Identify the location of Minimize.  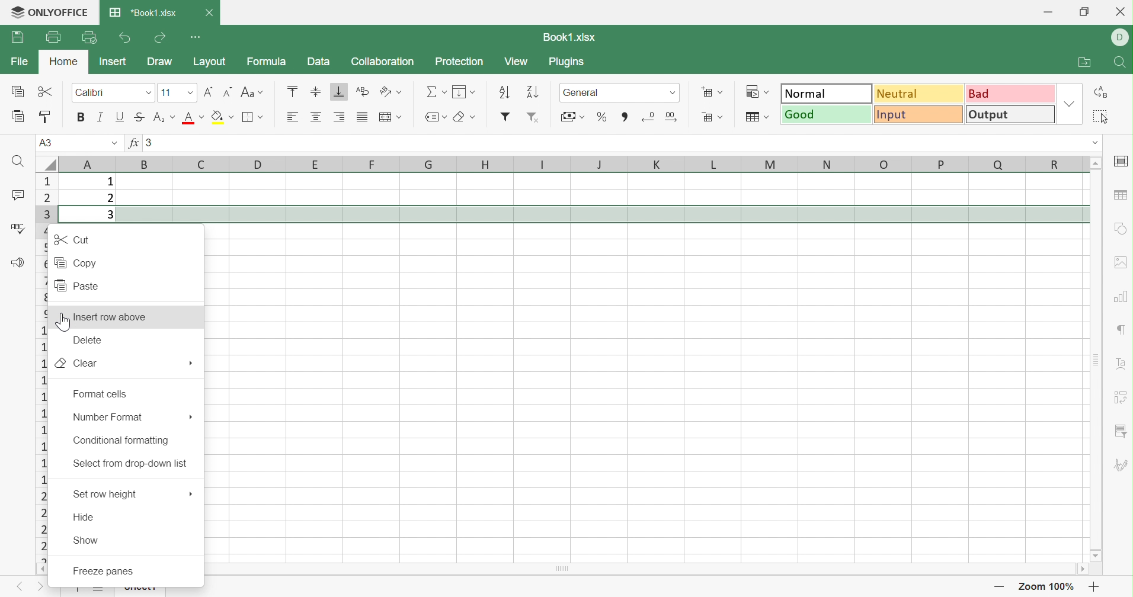
(1046, 12).